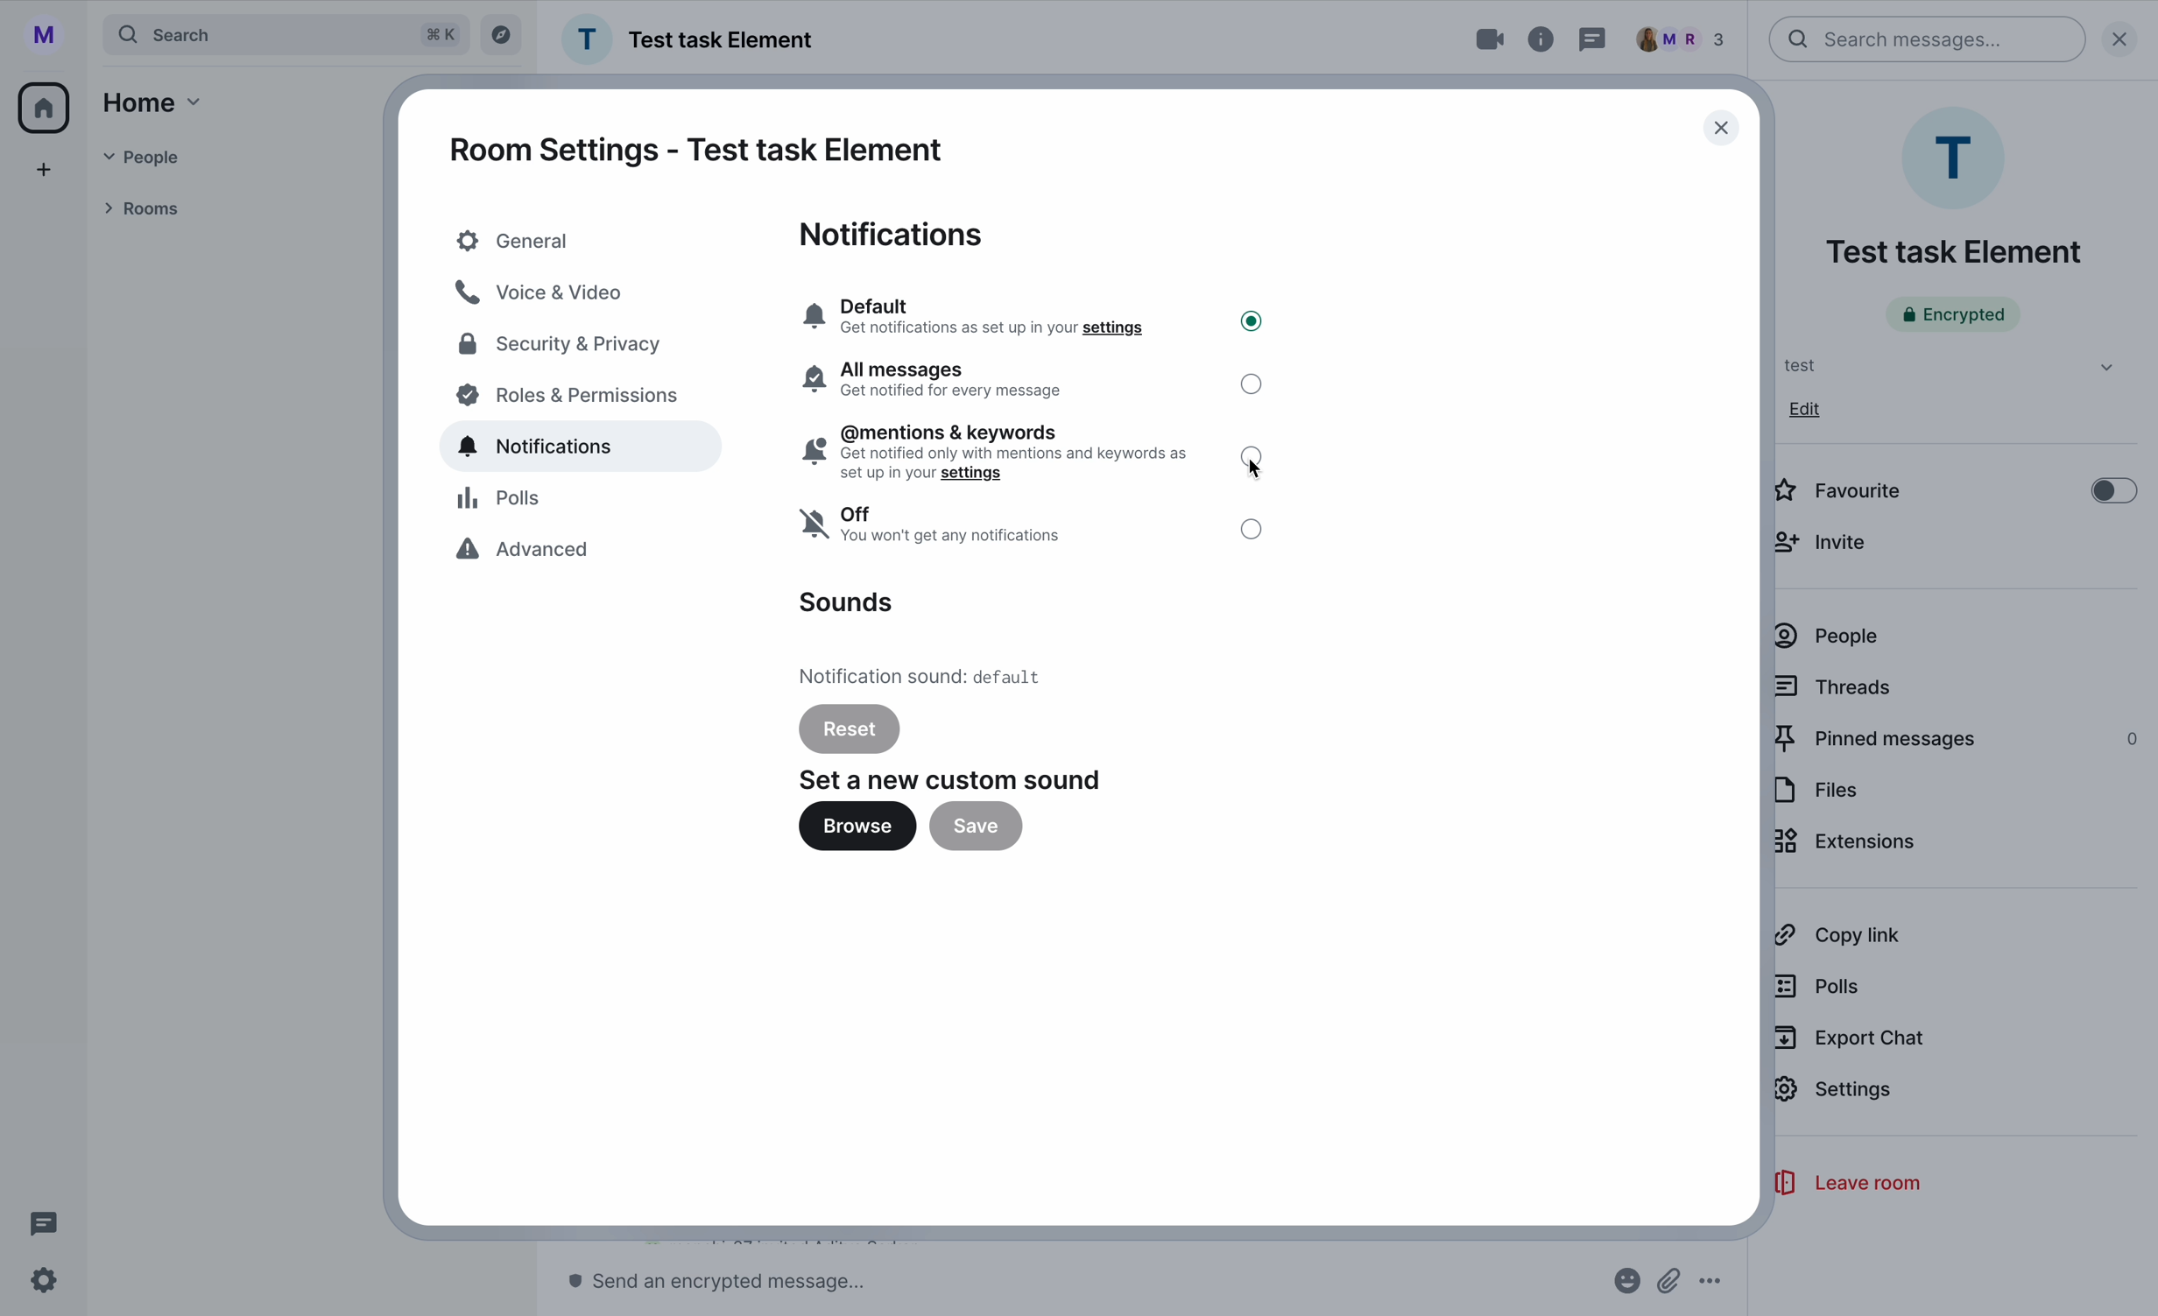 This screenshot has width=2158, height=1316. Describe the element at coordinates (1705, 126) in the screenshot. I see `close` at that location.